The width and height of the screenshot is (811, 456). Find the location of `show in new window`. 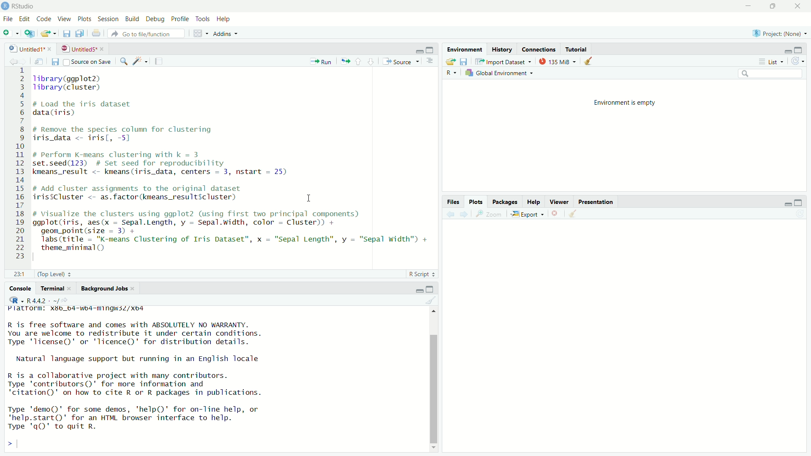

show in new window is located at coordinates (37, 60).